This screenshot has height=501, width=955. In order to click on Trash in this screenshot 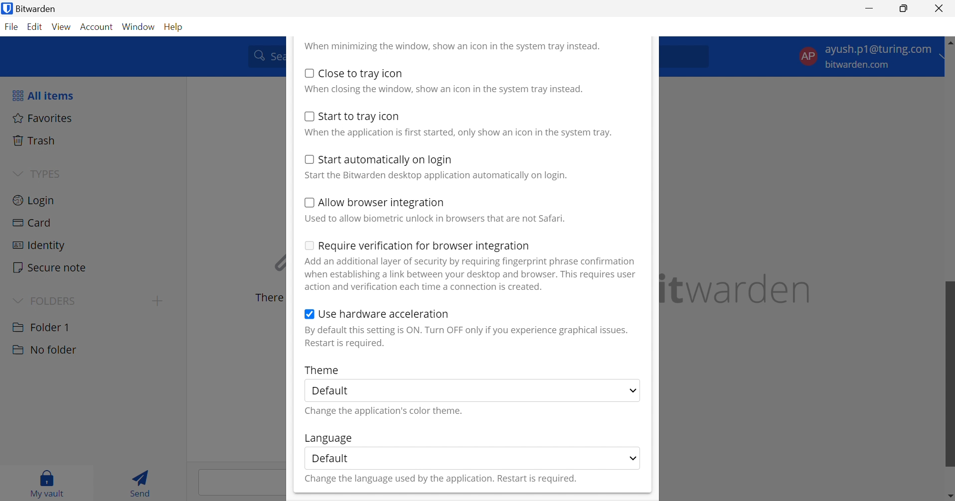, I will do `click(35, 140)`.